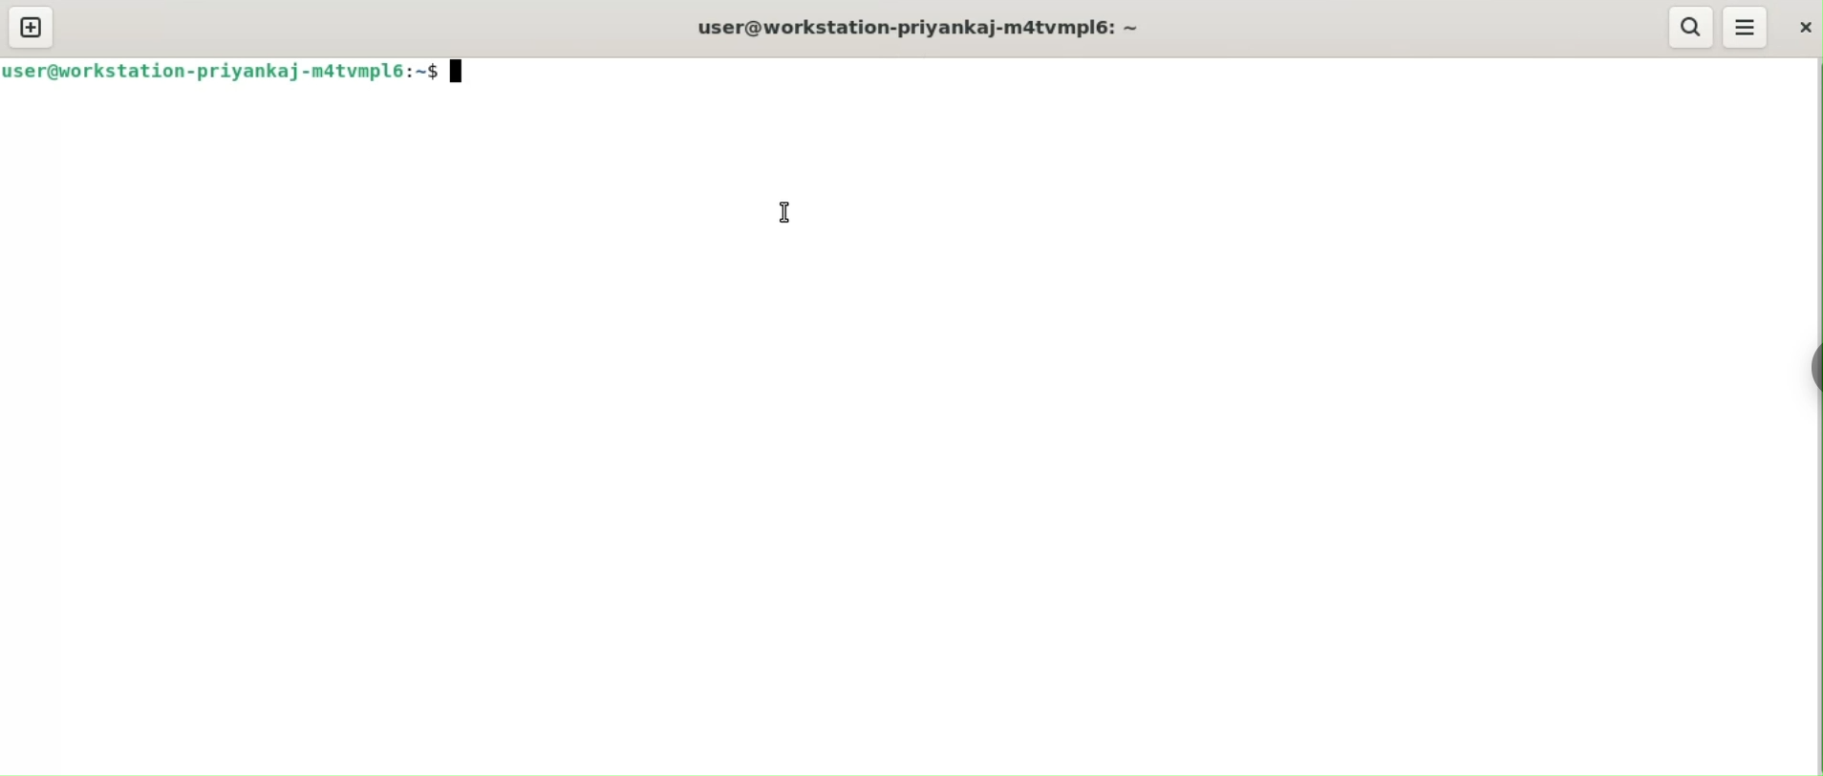 This screenshot has height=776, width=1823. I want to click on menu, so click(1743, 27).